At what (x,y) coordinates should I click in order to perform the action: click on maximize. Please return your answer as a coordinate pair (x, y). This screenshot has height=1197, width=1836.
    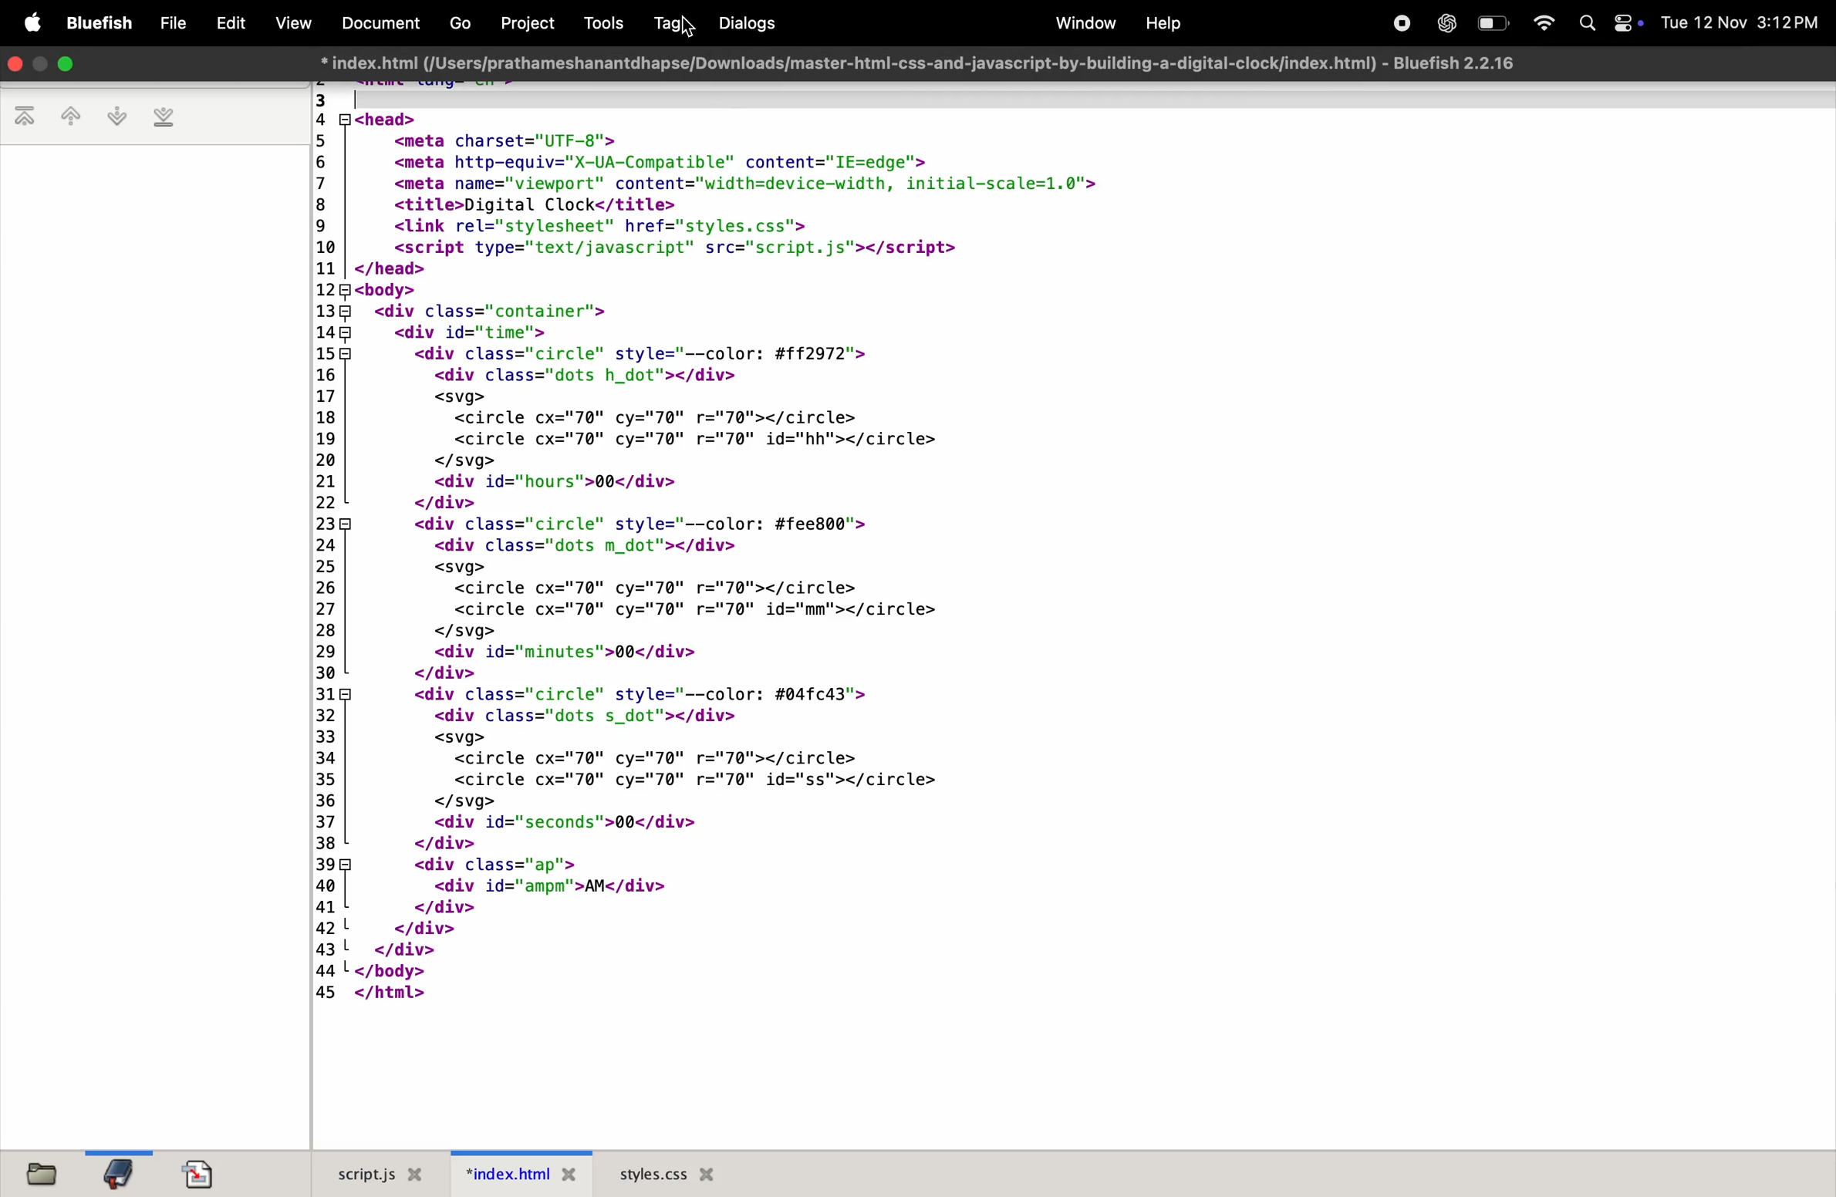
    Looking at the image, I should click on (66, 64).